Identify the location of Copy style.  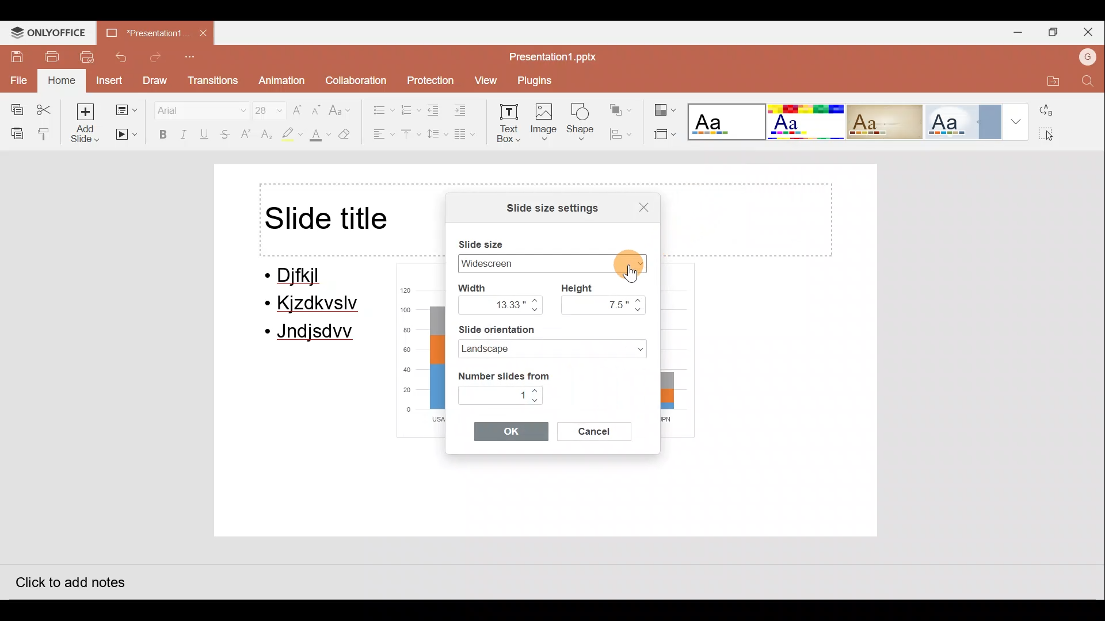
(45, 133).